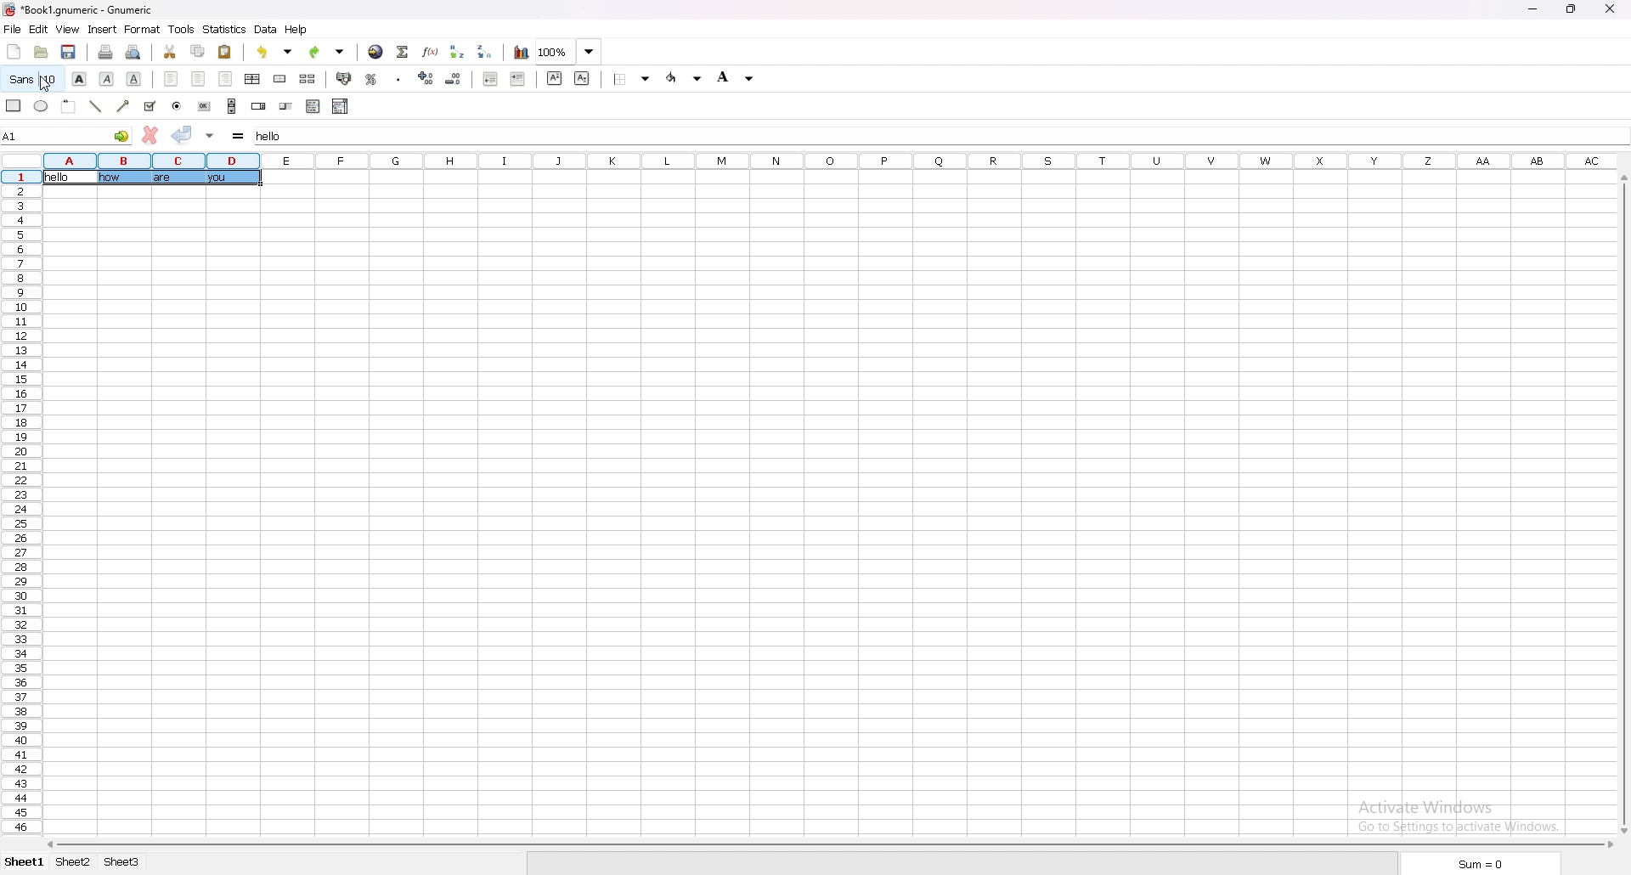 This screenshot has width=1631, height=875. Describe the element at coordinates (488, 52) in the screenshot. I see `sort descending` at that location.